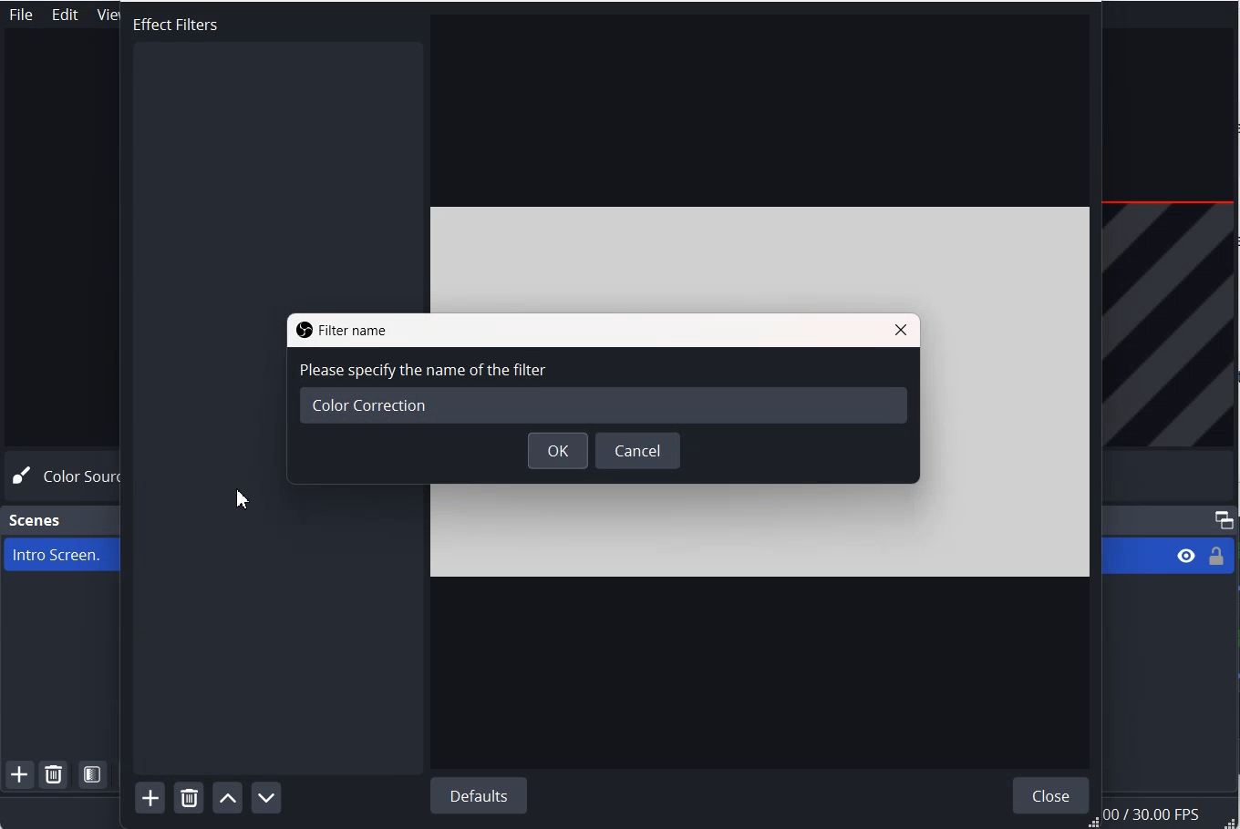 The height and width of the screenshot is (829, 1240). I want to click on Maximize, so click(1224, 519).